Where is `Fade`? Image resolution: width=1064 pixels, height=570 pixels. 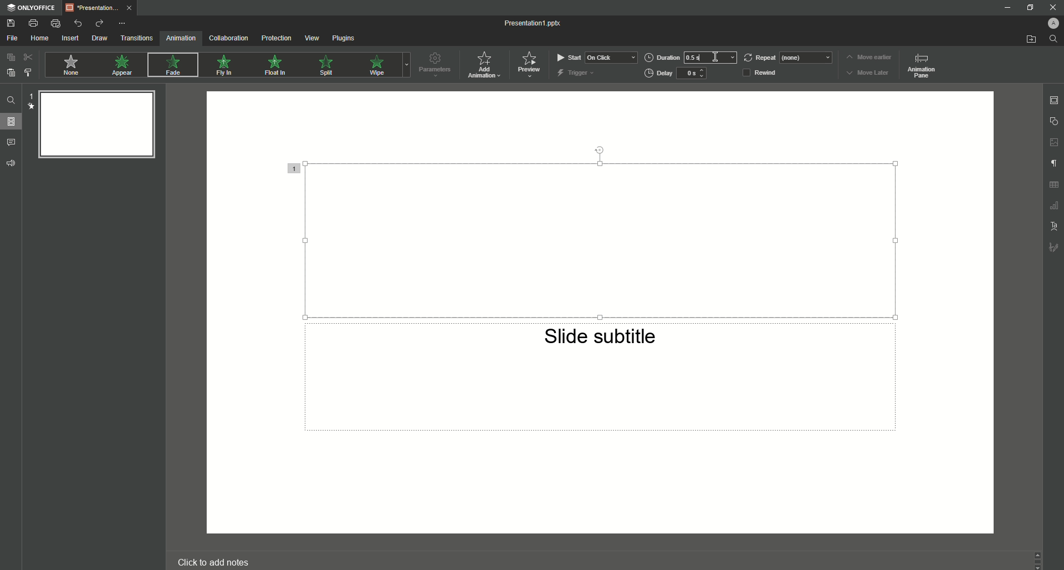
Fade is located at coordinates (171, 66).